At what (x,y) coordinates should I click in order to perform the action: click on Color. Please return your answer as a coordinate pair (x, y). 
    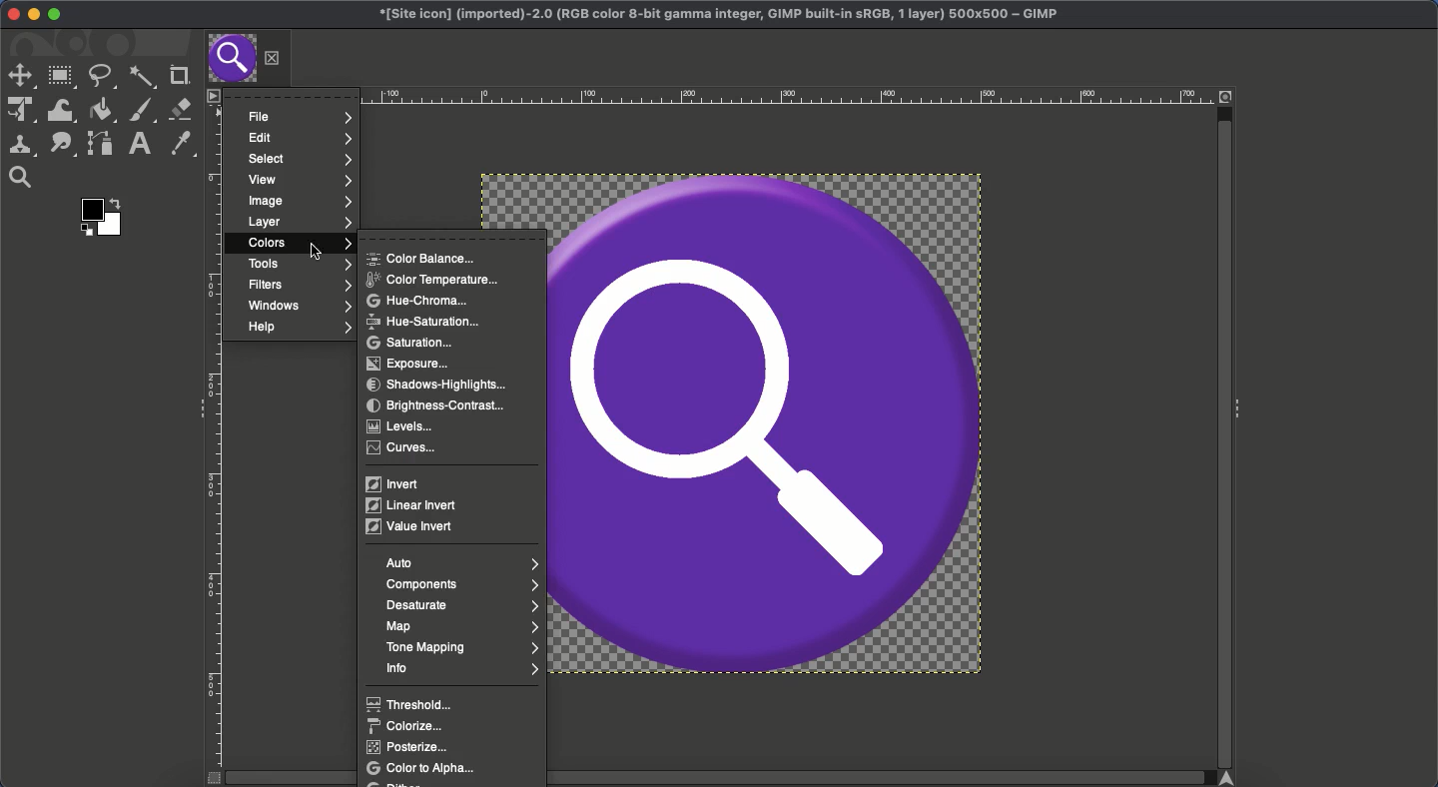
    Looking at the image, I should click on (103, 216).